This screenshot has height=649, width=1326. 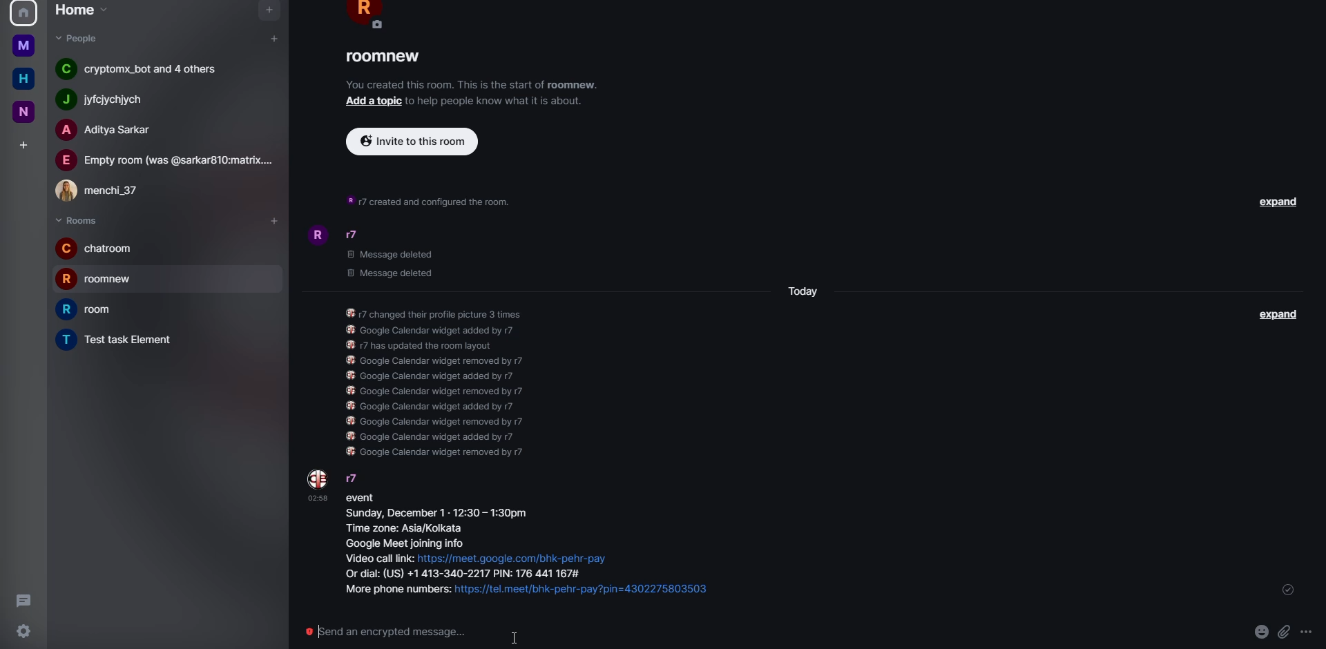 I want to click on people, so click(x=112, y=130).